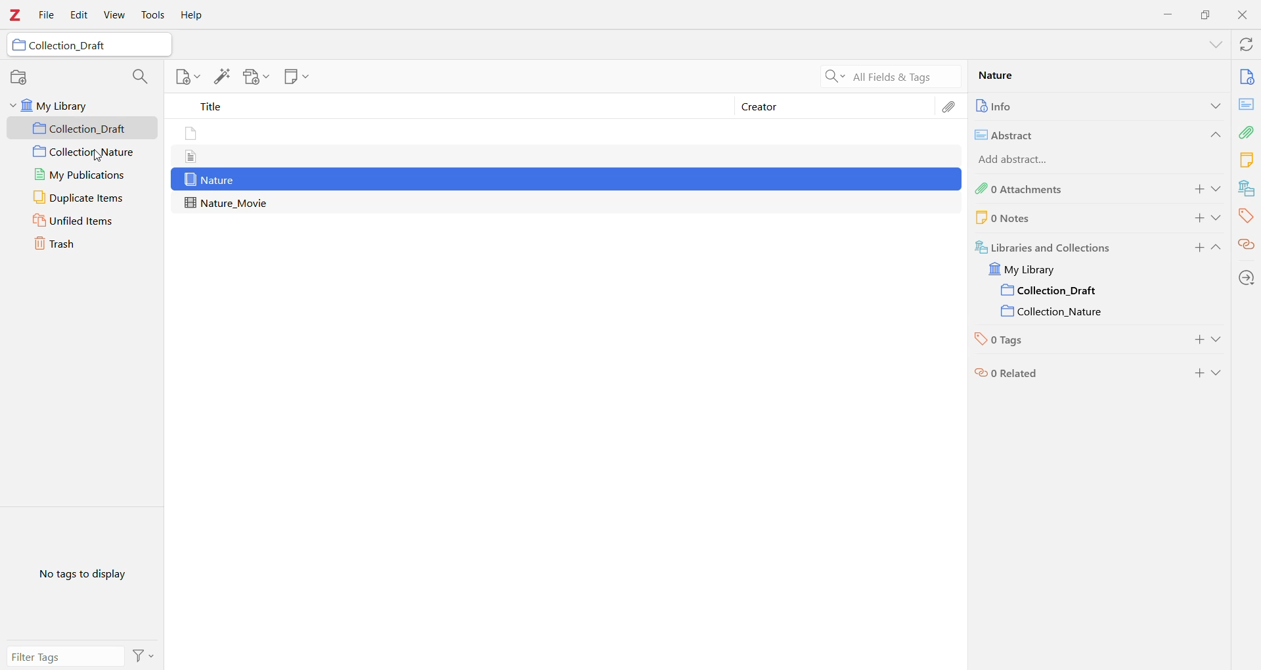 This screenshot has height=670, width=1261. What do you see at coordinates (1247, 159) in the screenshot?
I see `Notes` at bounding box center [1247, 159].